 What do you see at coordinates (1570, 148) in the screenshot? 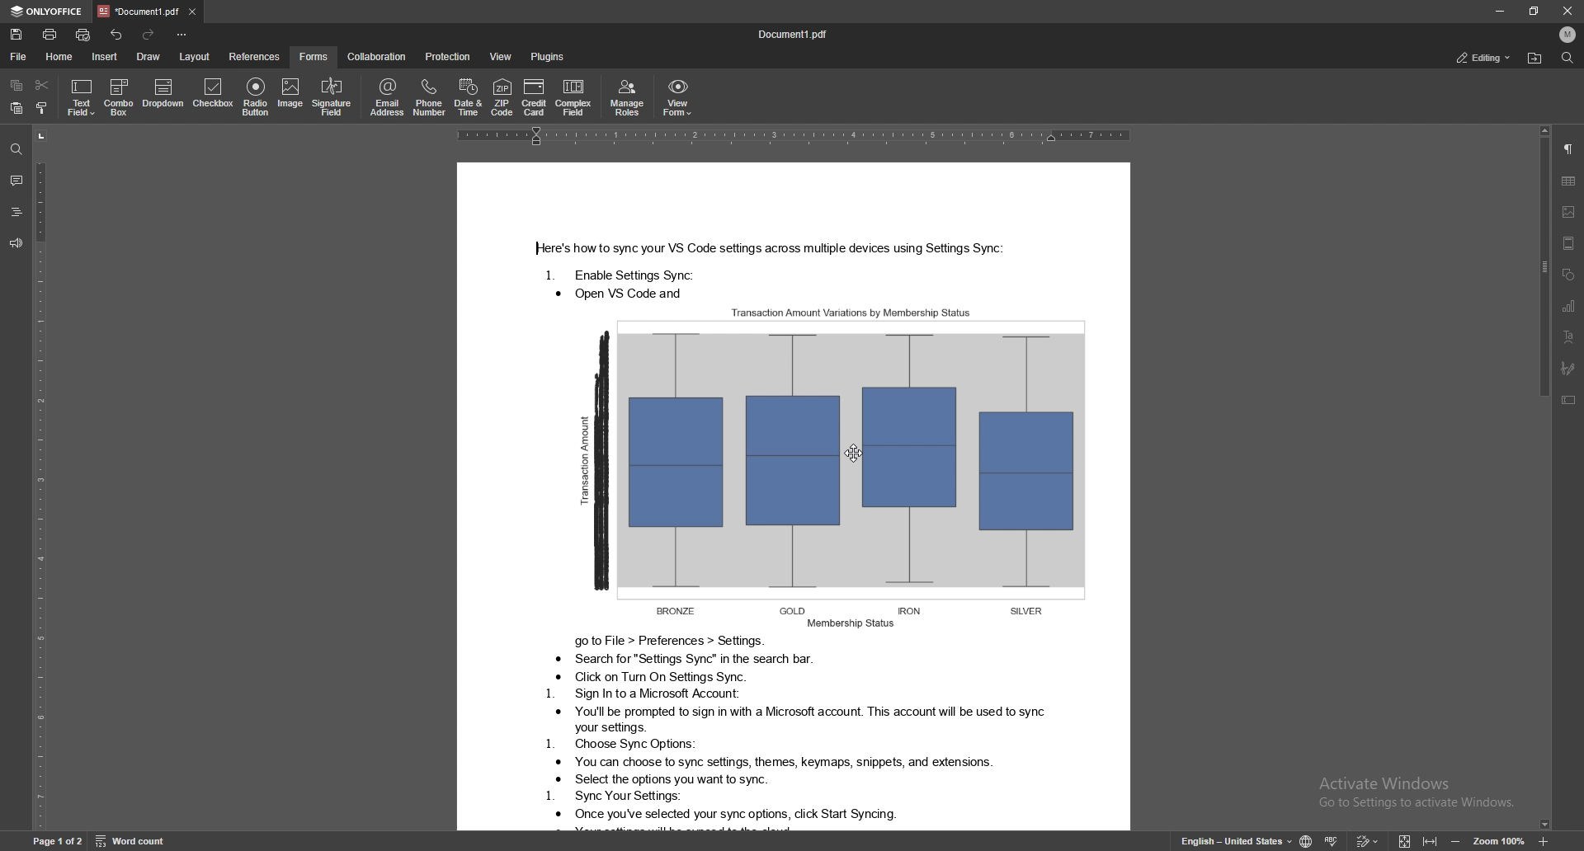
I see `paragraph` at bounding box center [1570, 148].